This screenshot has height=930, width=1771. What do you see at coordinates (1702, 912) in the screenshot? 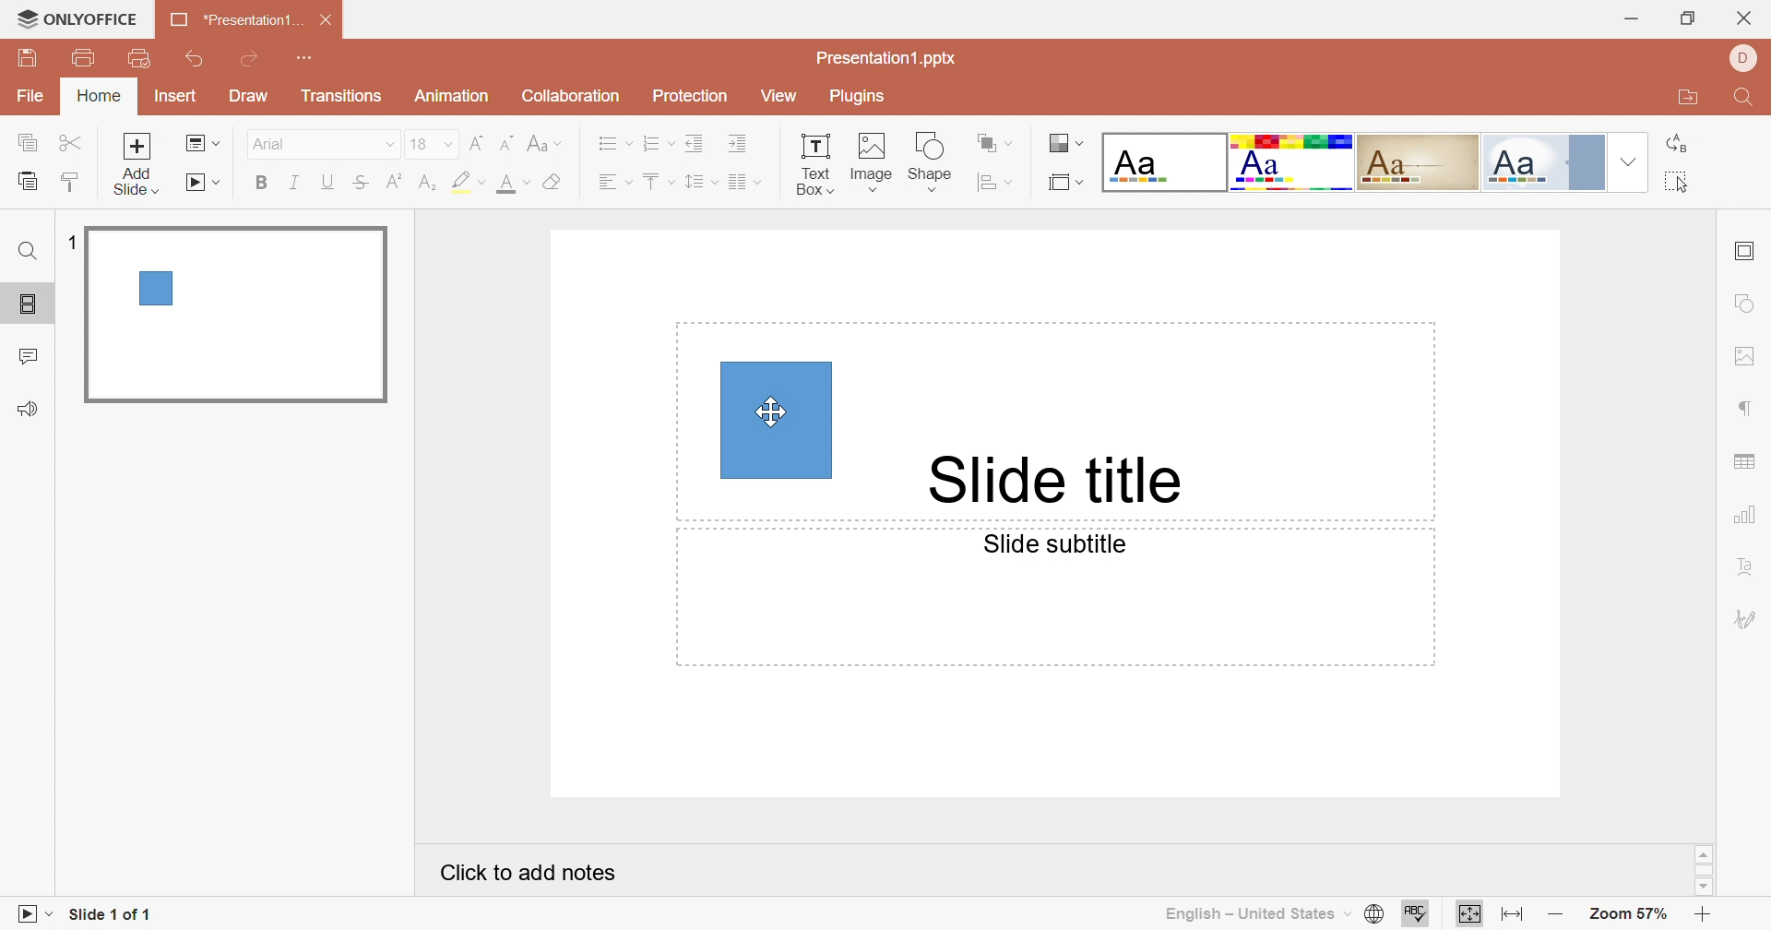
I see `Zoom in` at bounding box center [1702, 912].